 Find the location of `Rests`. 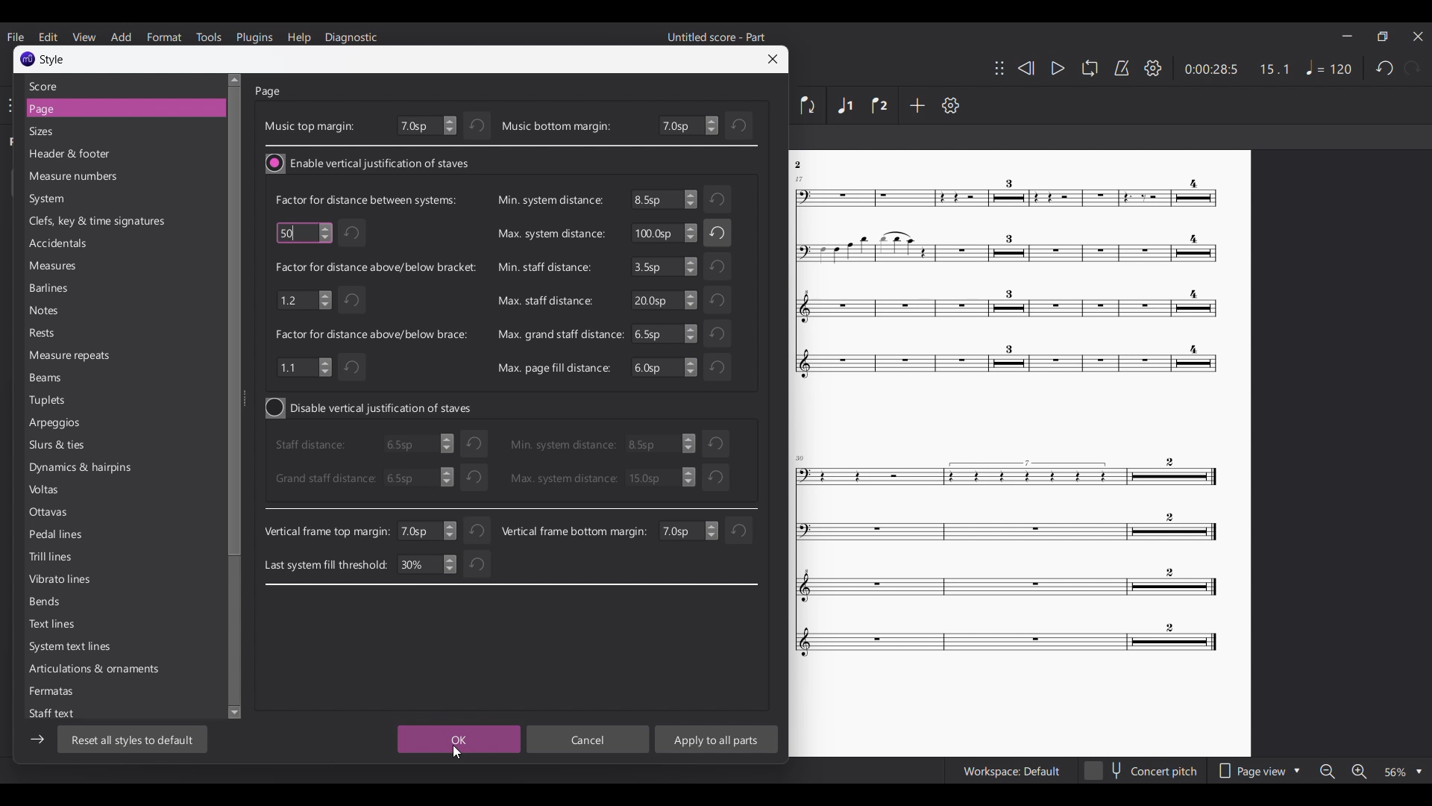

Rests is located at coordinates (69, 335).